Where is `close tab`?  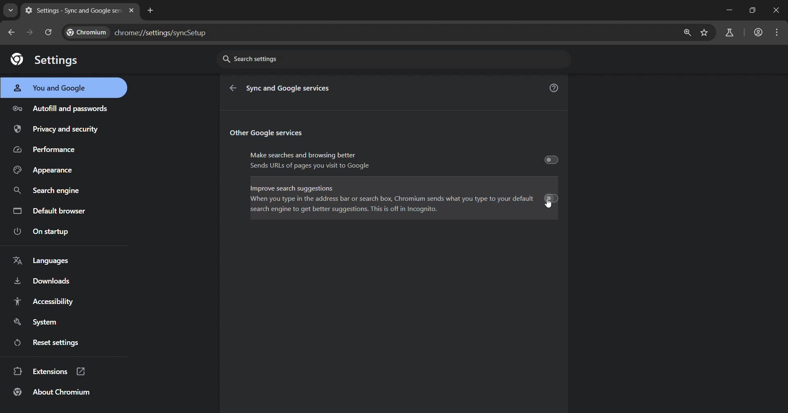 close tab is located at coordinates (131, 10).